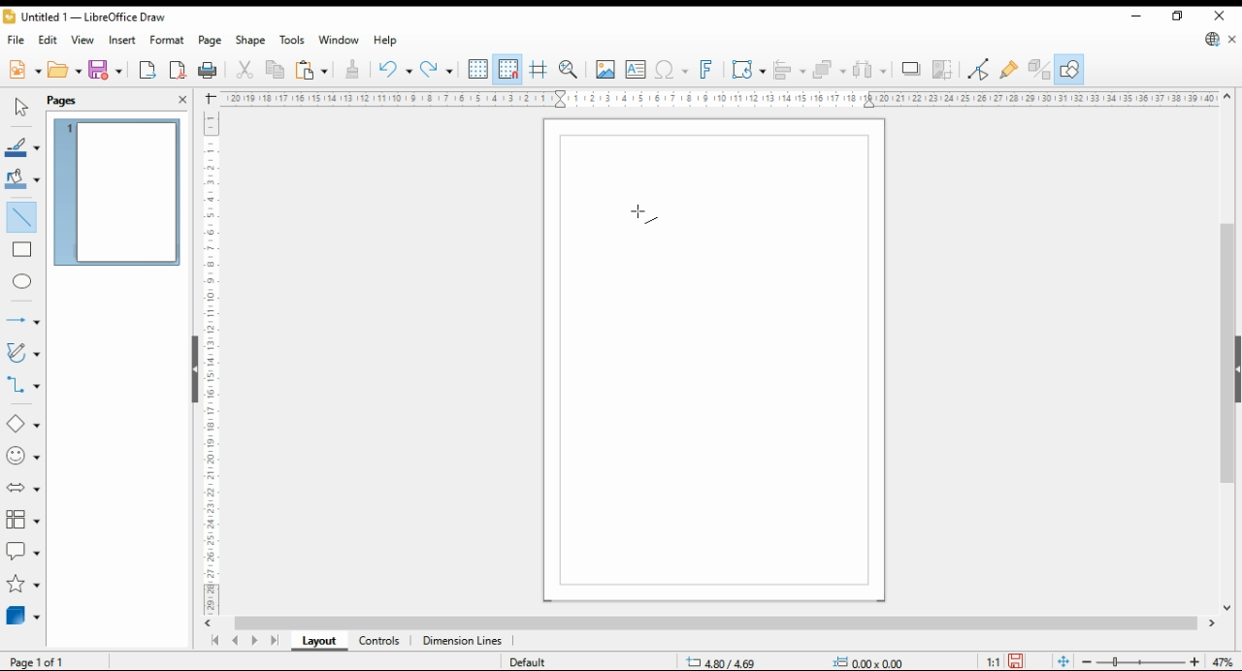  I want to click on basic shapes, so click(21, 424).